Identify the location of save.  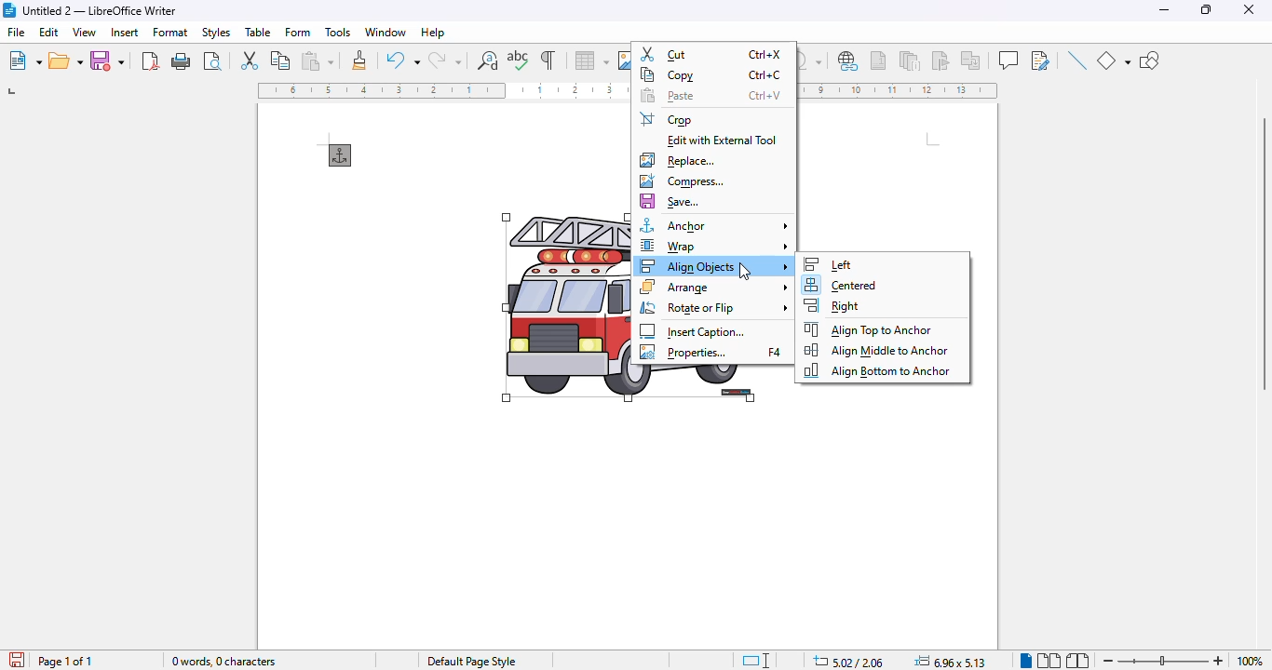
(670, 202).